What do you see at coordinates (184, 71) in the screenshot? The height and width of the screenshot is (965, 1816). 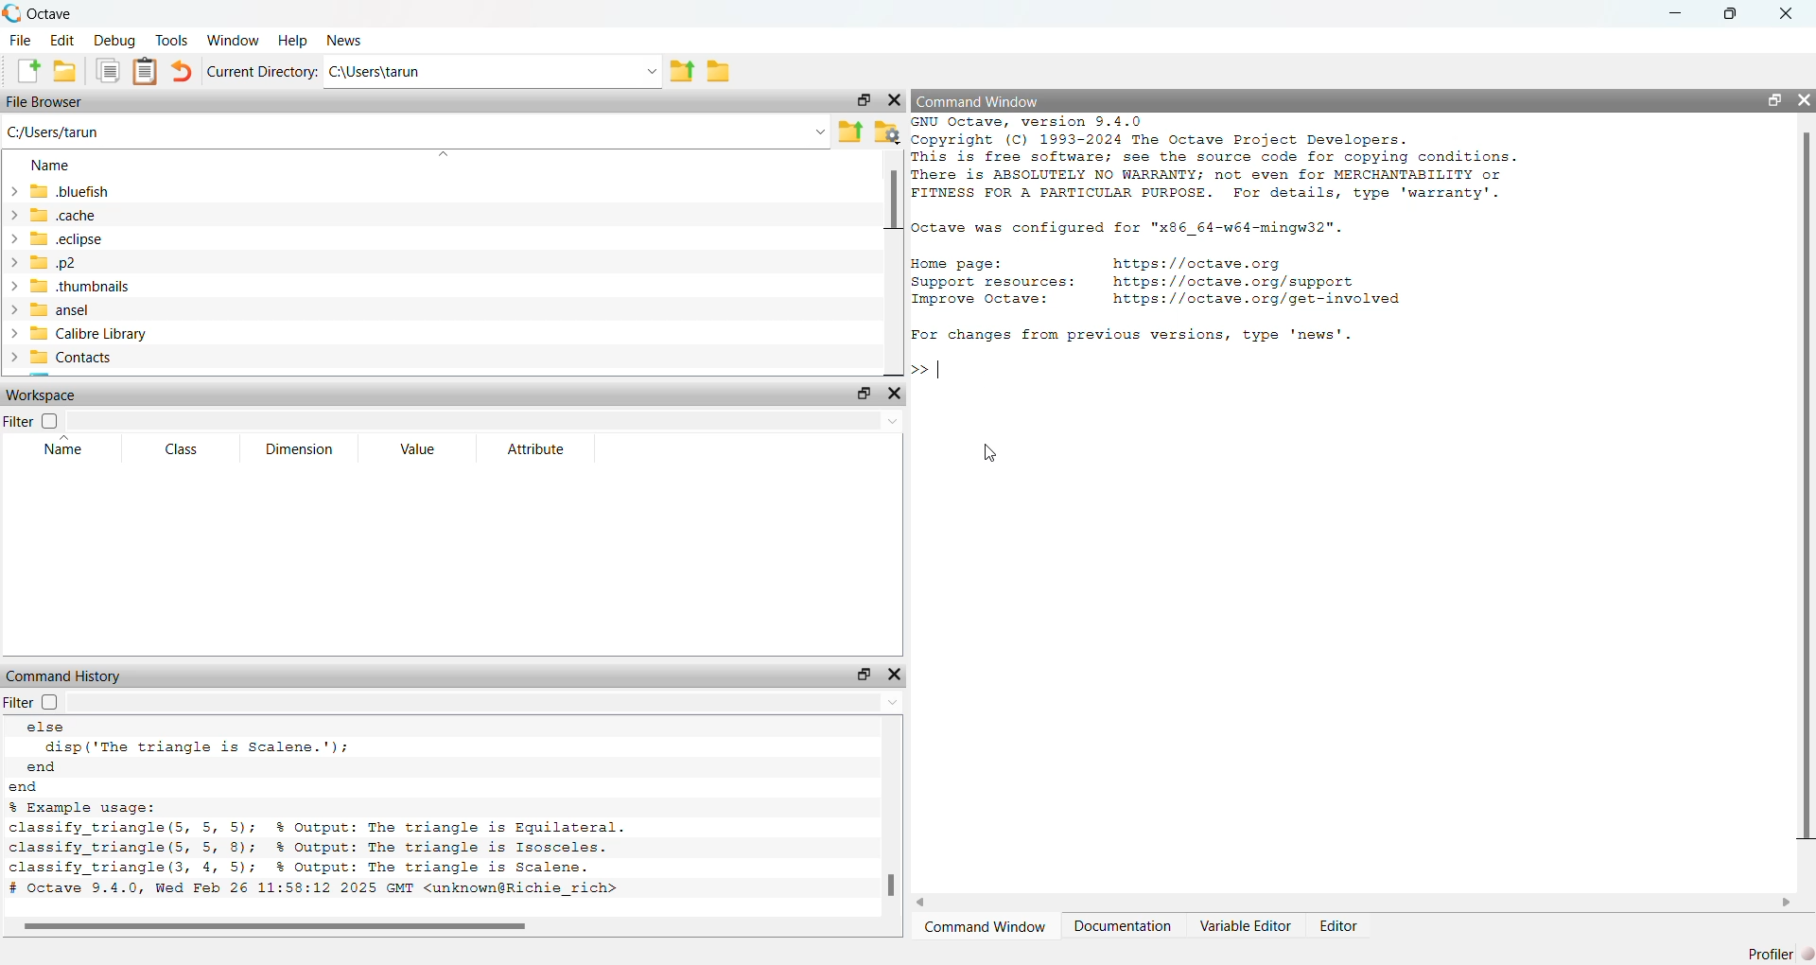 I see `undo` at bounding box center [184, 71].